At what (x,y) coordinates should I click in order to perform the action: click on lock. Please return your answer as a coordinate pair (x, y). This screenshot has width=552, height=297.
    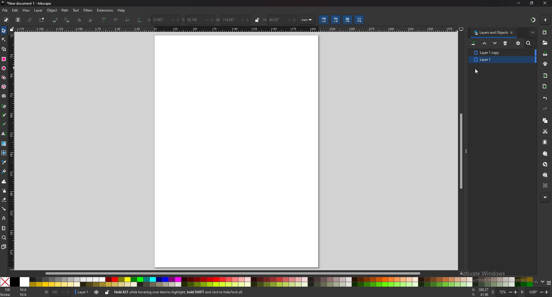
    Looking at the image, I should click on (107, 292).